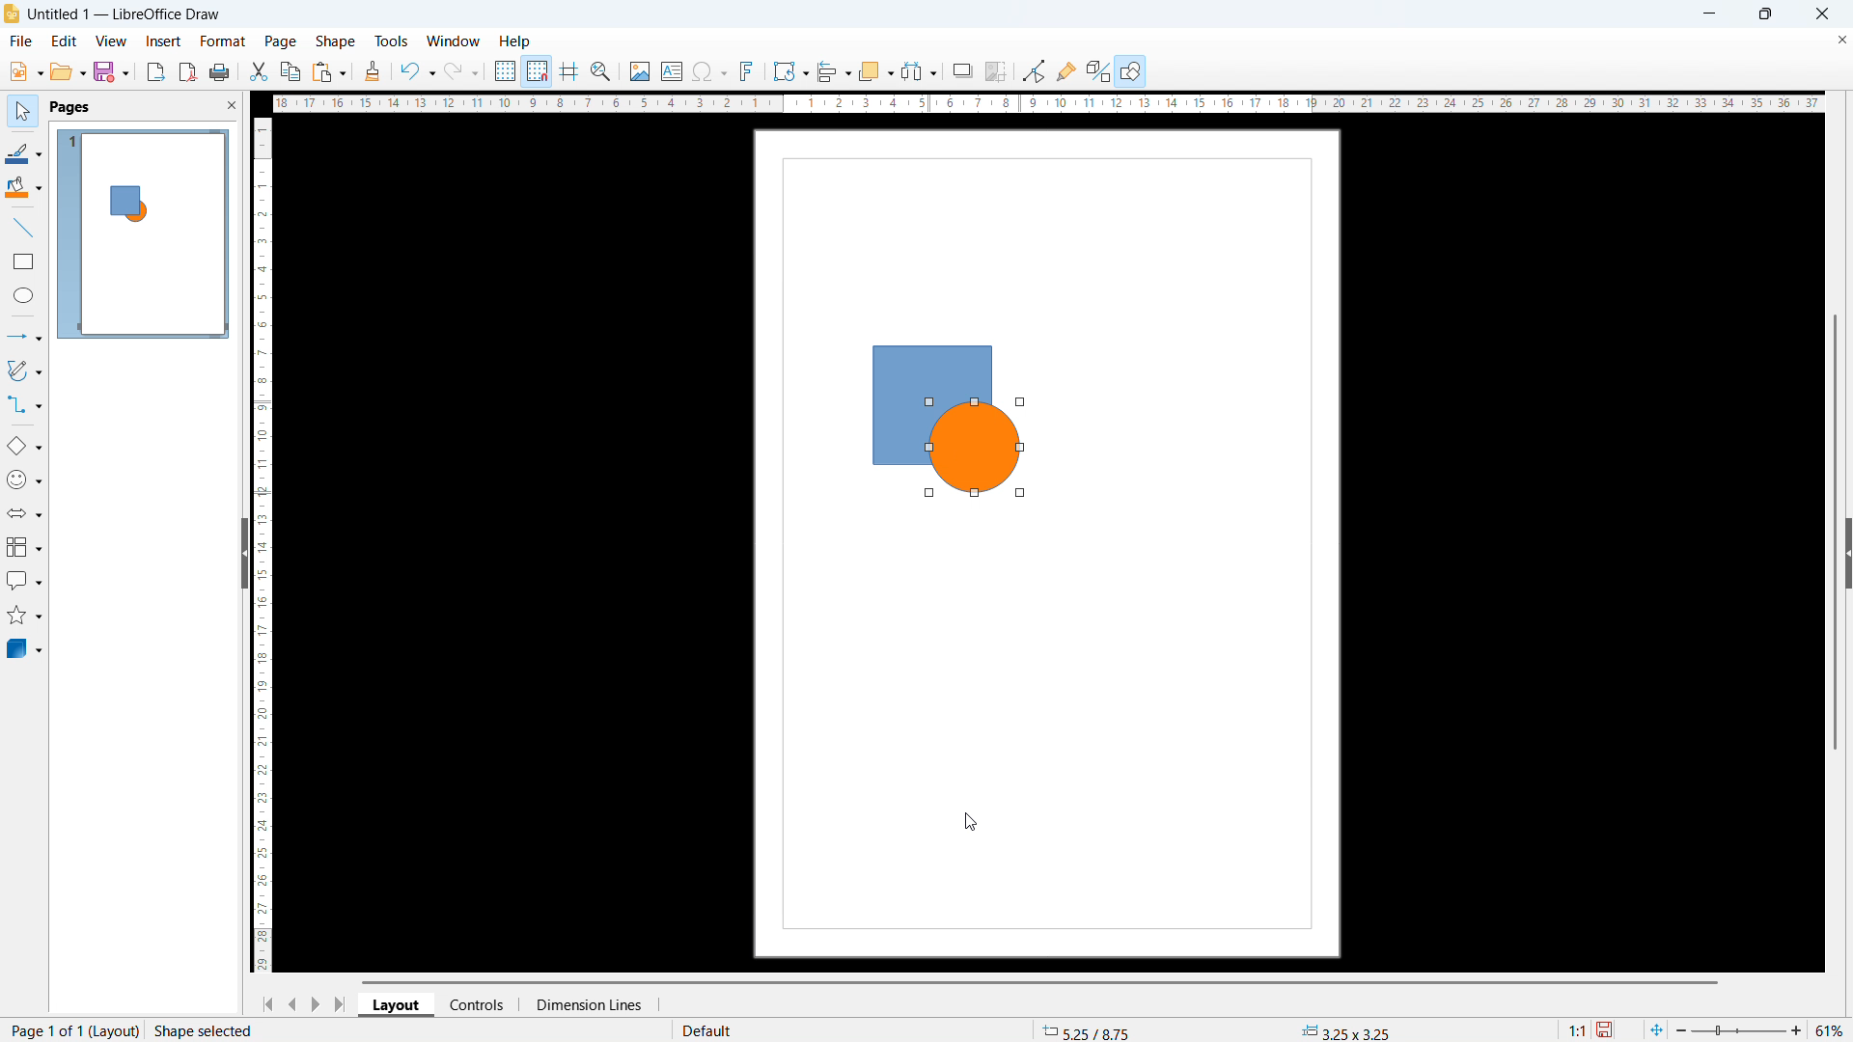  Describe the element at coordinates (334, 41) in the screenshot. I see `shape ` at that location.